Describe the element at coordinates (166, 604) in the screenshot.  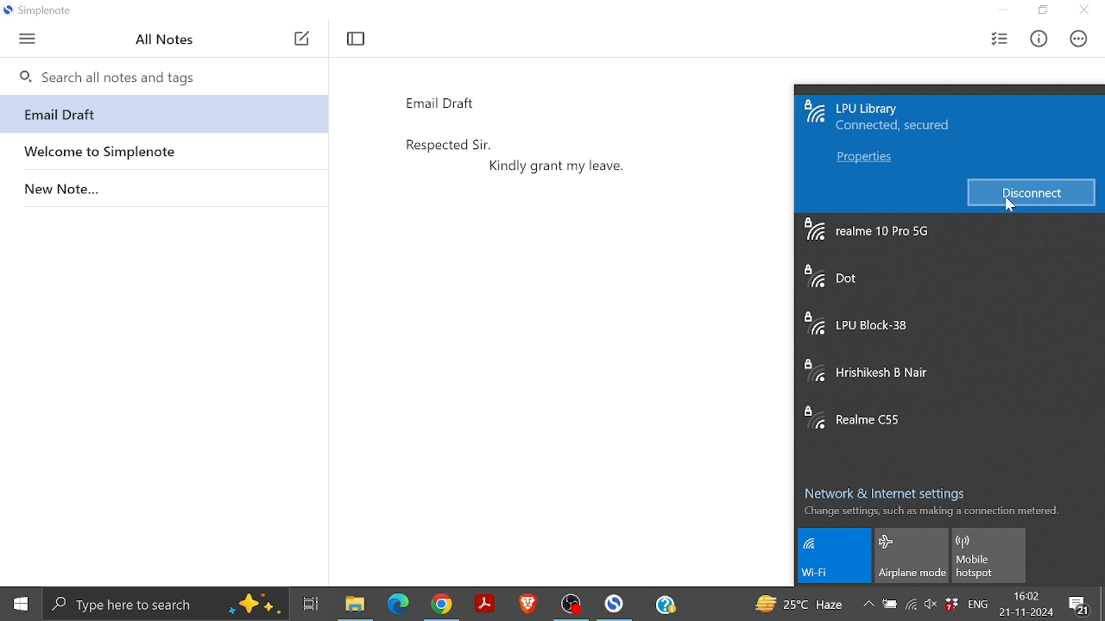
I see `Type here to serach` at that location.